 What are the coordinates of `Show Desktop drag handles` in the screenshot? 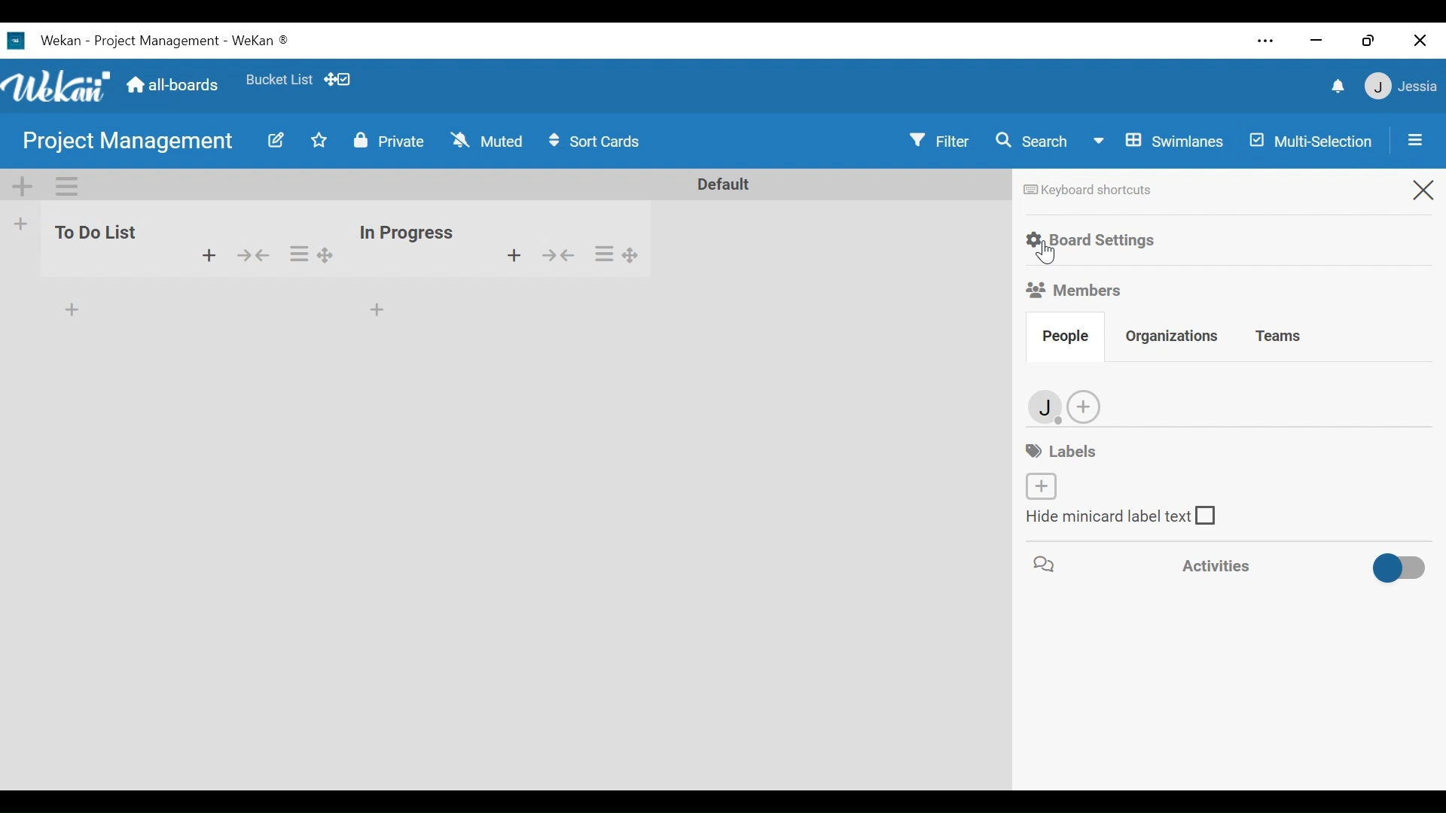 It's located at (341, 80).